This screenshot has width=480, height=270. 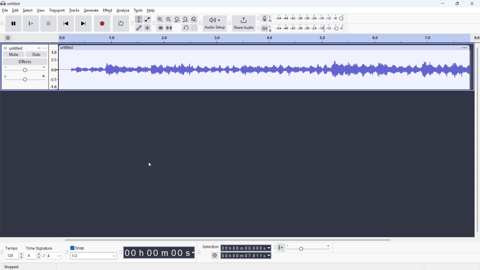 I want to click on track control panel menu, so click(x=45, y=48).